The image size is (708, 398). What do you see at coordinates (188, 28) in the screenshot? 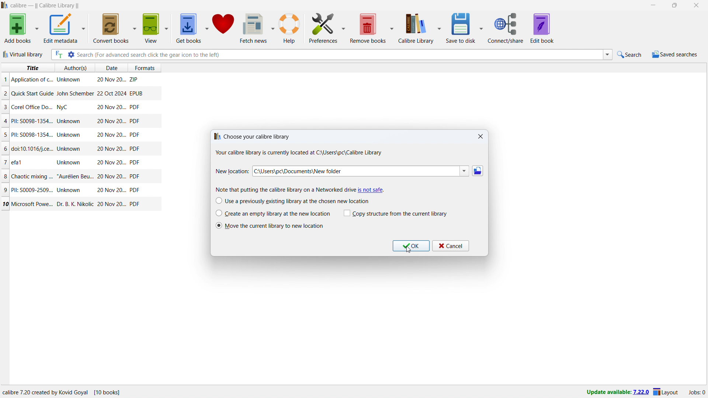
I see `get books` at bounding box center [188, 28].